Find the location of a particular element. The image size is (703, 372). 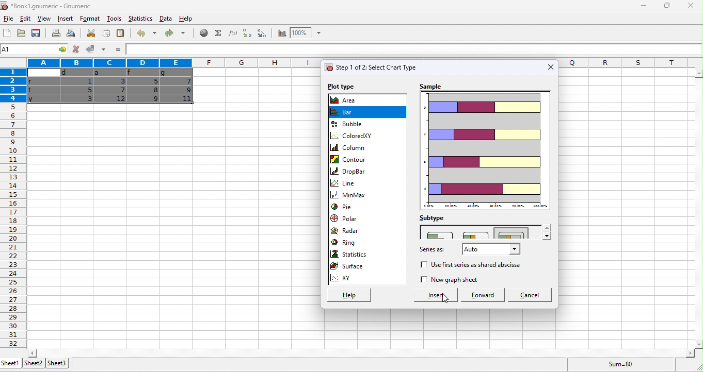

sheet3 is located at coordinates (58, 363).